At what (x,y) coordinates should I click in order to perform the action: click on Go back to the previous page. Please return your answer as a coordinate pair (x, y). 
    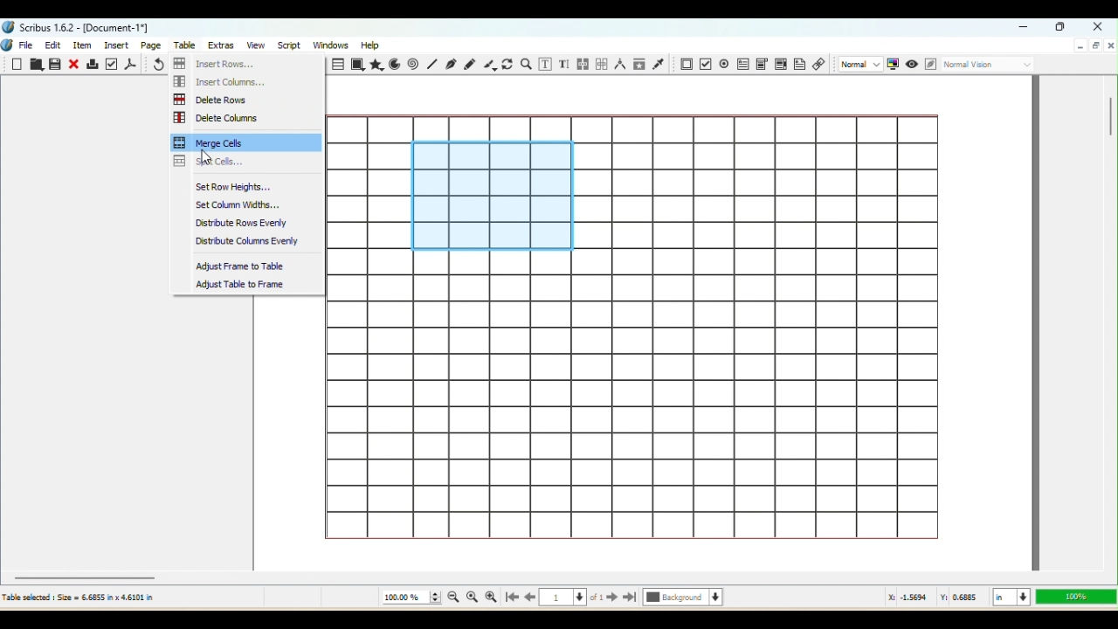
    Looking at the image, I should click on (530, 598).